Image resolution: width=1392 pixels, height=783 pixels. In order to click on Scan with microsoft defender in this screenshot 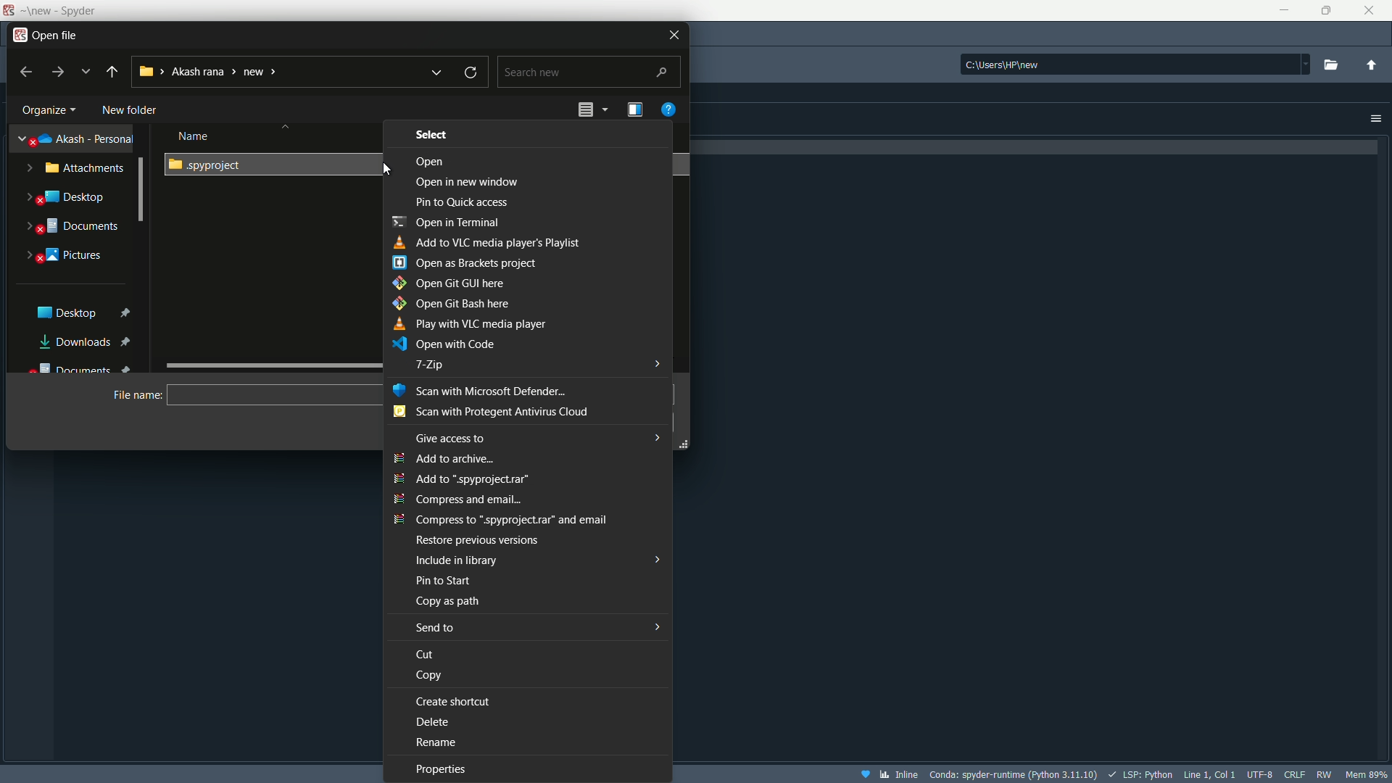, I will do `click(484, 391)`.